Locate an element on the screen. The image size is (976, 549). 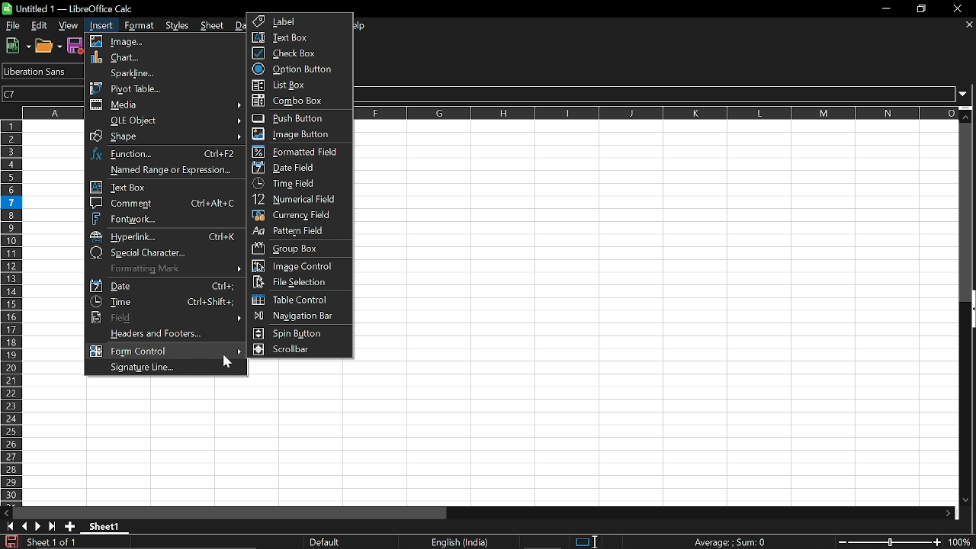
Formatted field is located at coordinates (297, 151).